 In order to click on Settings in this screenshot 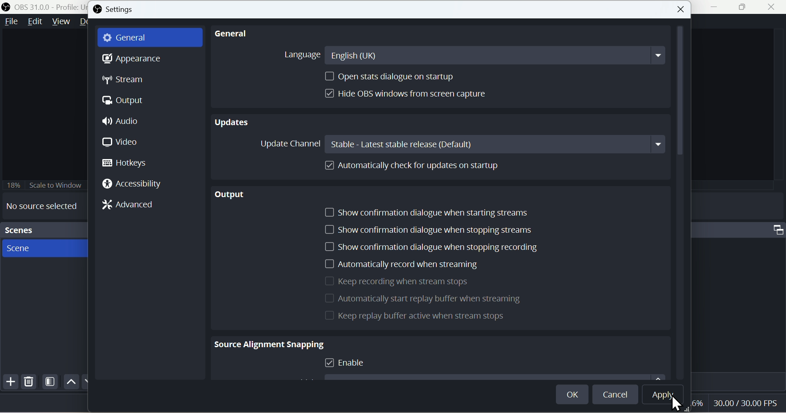, I will do `click(113, 10)`.